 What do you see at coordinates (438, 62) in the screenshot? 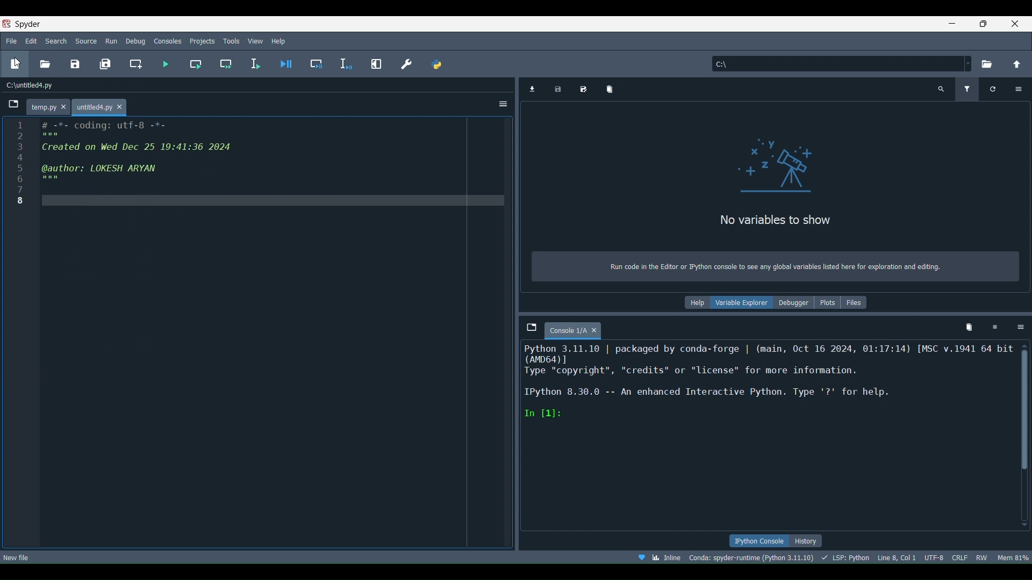
I see `PYTHONPATH manager` at bounding box center [438, 62].